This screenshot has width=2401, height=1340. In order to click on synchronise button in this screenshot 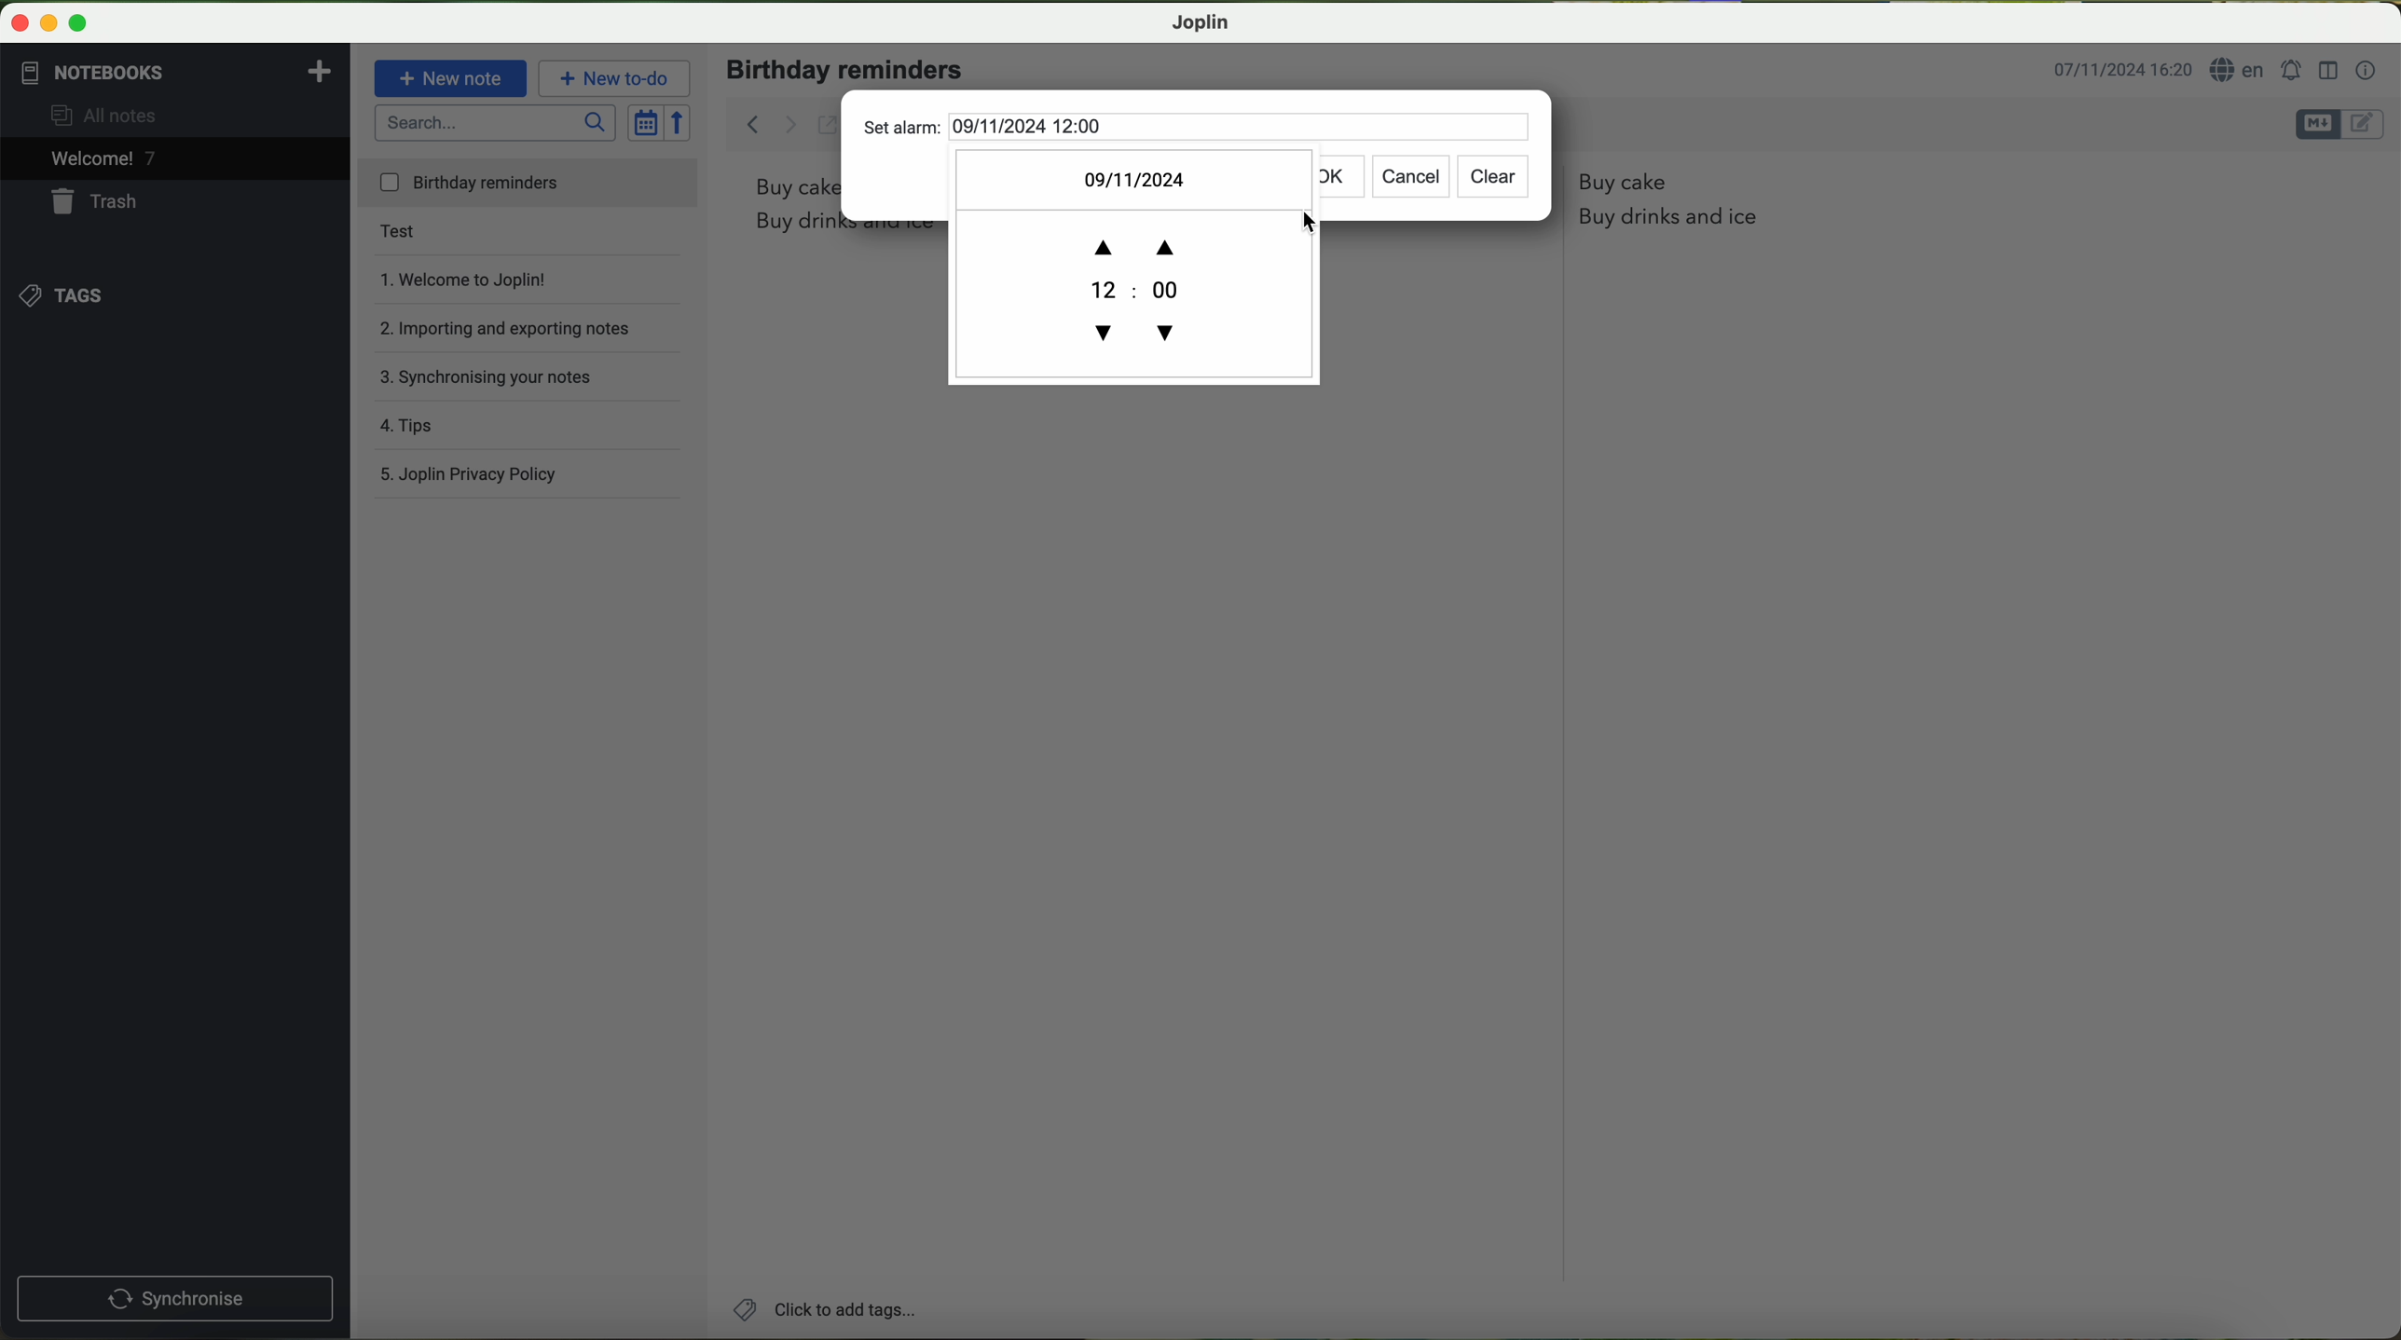, I will do `click(172, 1296)`.